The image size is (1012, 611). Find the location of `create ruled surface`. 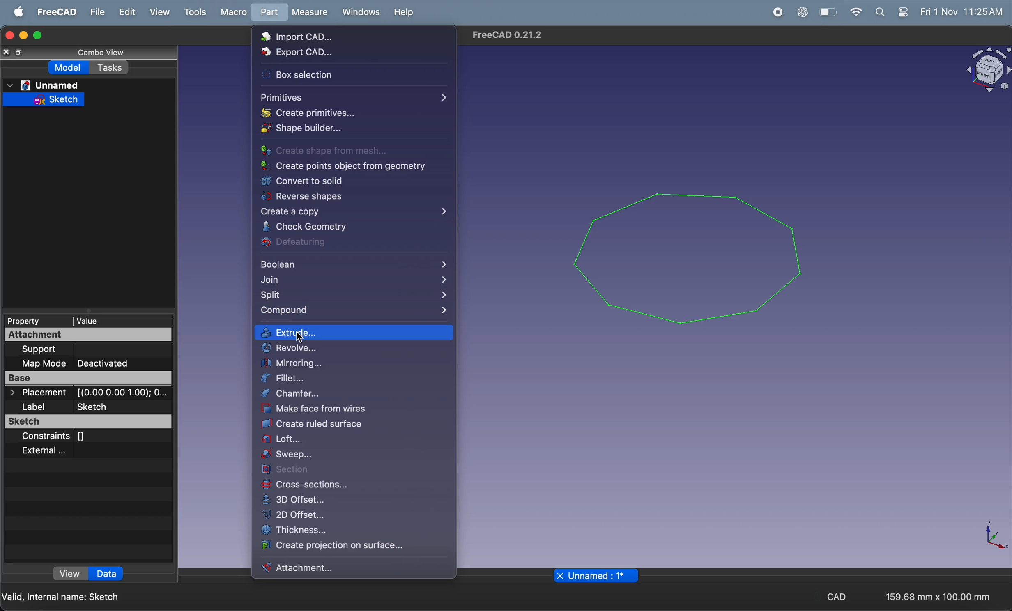

create ruled surface is located at coordinates (325, 425).